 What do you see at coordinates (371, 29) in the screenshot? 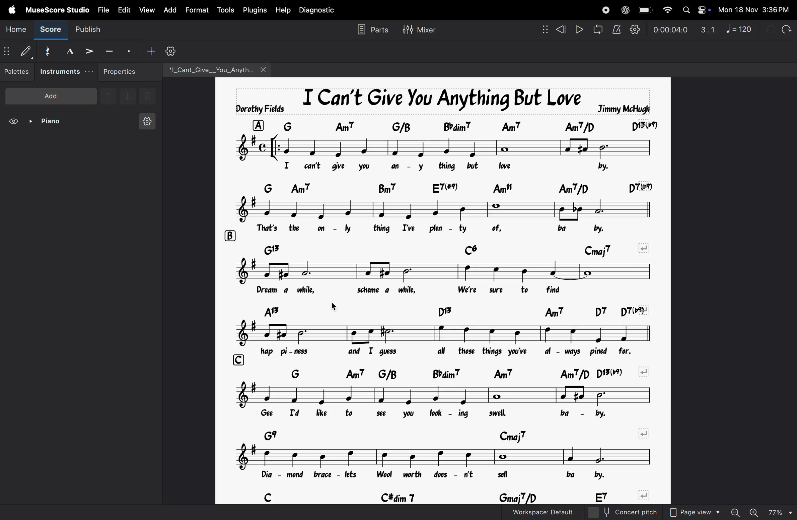
I see `parts` at bounding box center [371, 29].